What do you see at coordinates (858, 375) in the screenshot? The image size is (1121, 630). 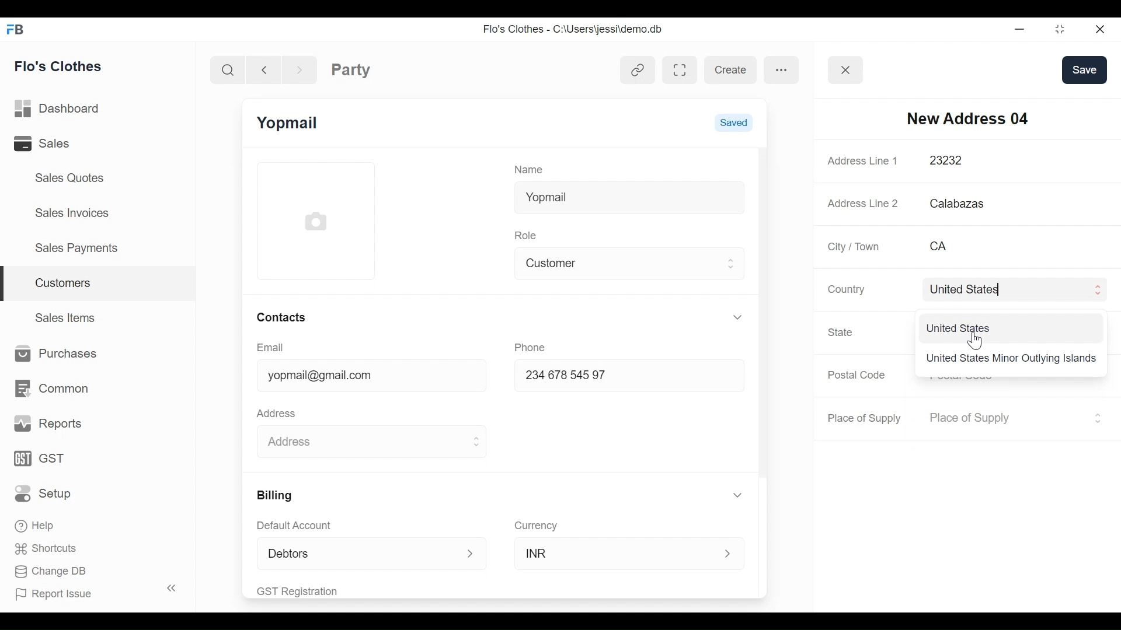 I see `Postal Code` at bounding box center [858, 375].